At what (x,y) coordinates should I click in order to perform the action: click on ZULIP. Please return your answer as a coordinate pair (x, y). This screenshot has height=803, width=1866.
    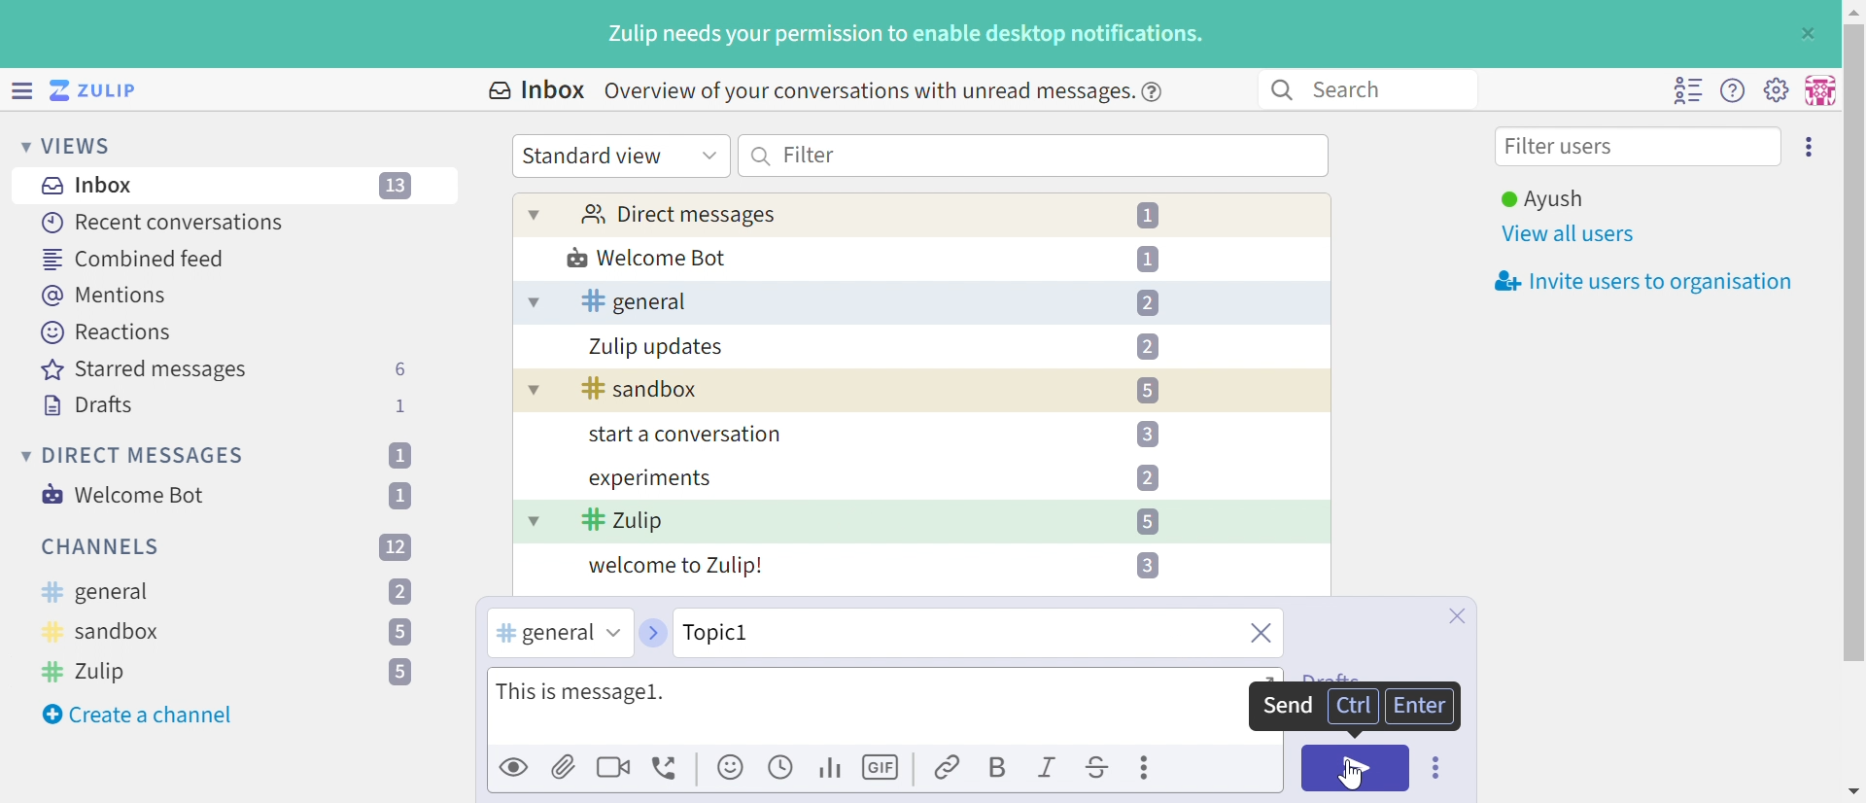
    Looking at the image, I should click on (106, 91).